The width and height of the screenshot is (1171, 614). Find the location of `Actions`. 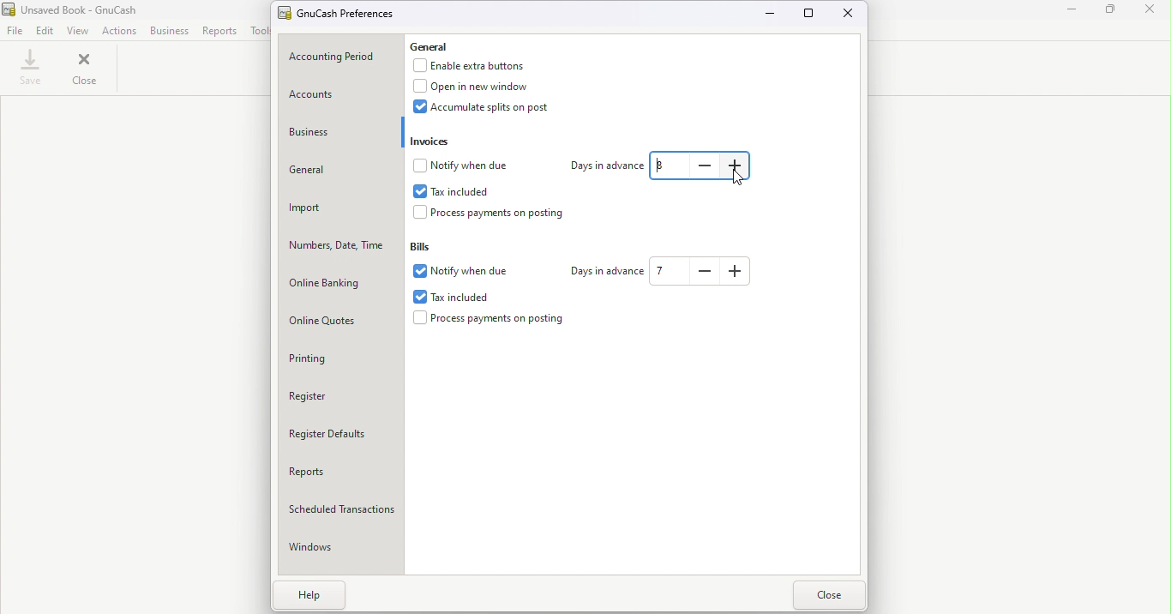

Actions is located at coordinates (118, 31).